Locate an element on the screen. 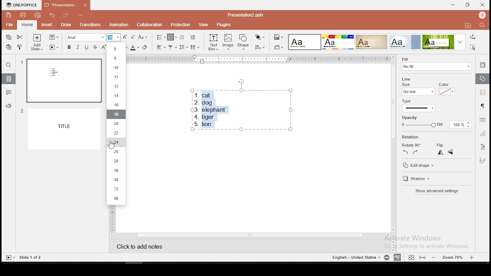  paragraph settings is located at coordinates (482, 106).